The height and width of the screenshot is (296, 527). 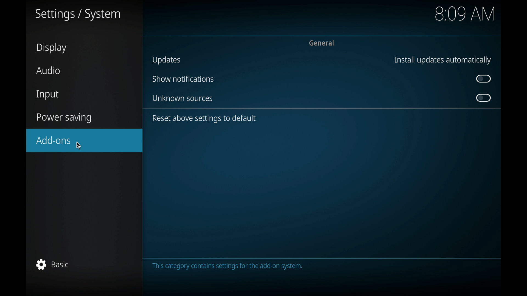 I want to click on updates, so click(x=167, y=60).